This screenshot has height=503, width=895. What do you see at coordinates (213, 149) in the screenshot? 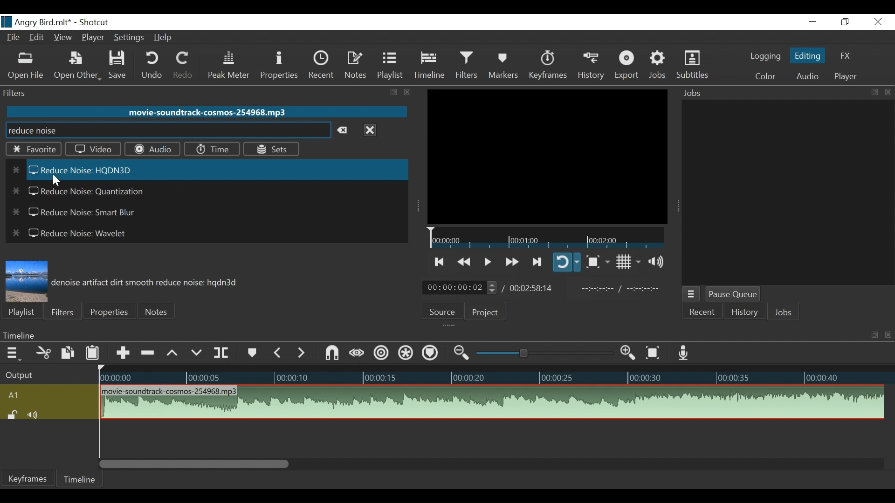
I see `Time` at bounding box center [213, 149].